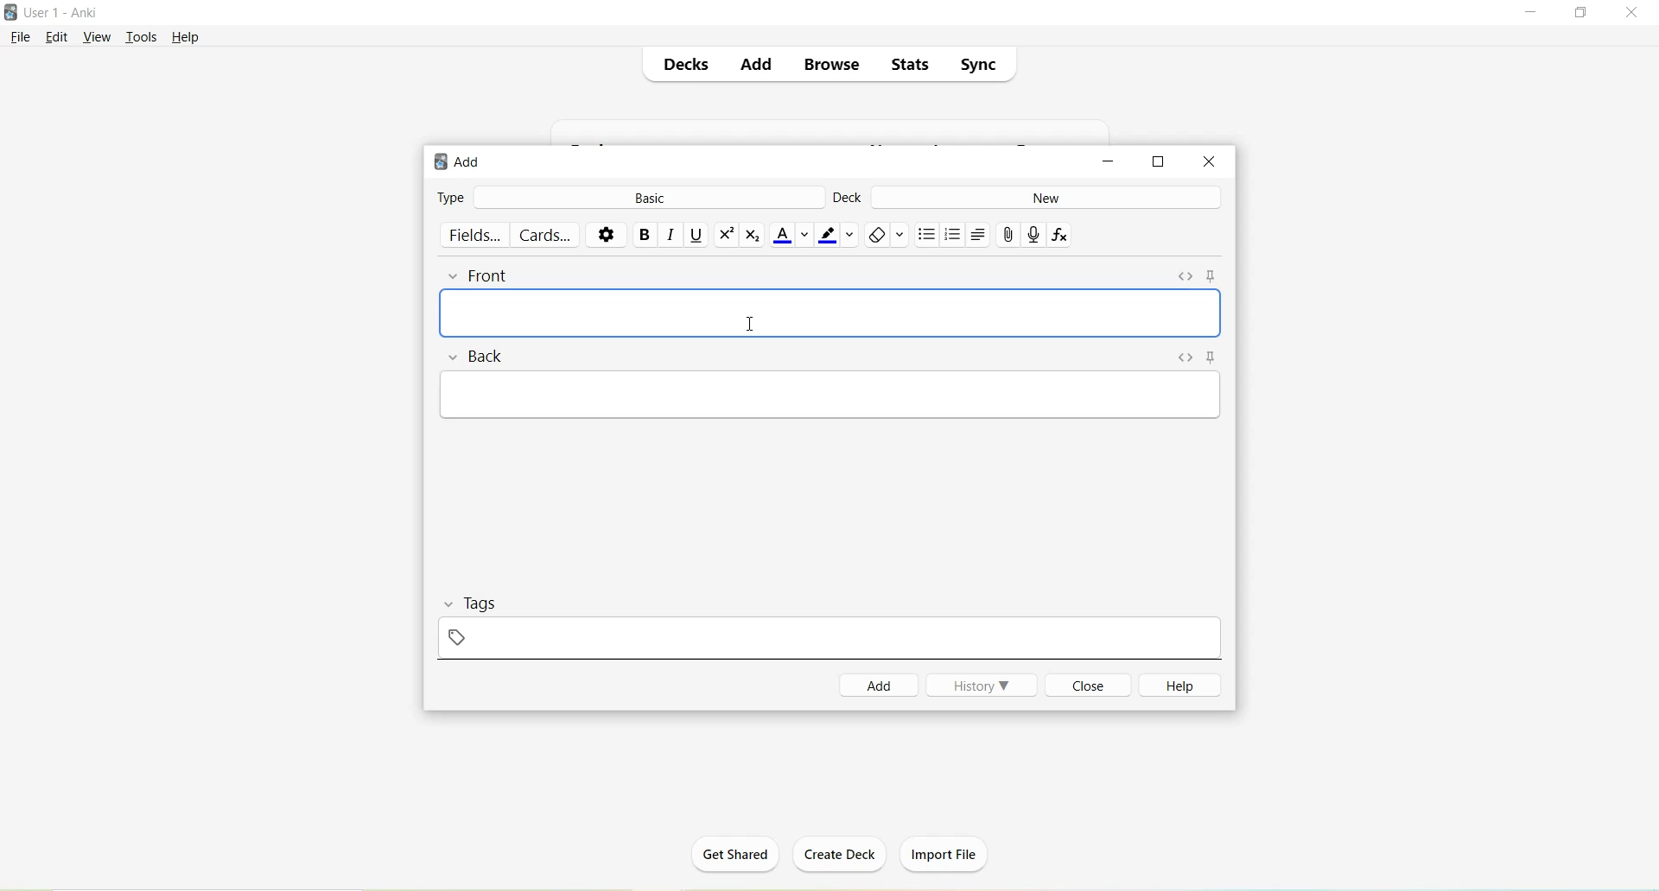  What do you see at coordinates (824, 66) in the screenshot?
I see `Browse` at bounding box center [824, 66].